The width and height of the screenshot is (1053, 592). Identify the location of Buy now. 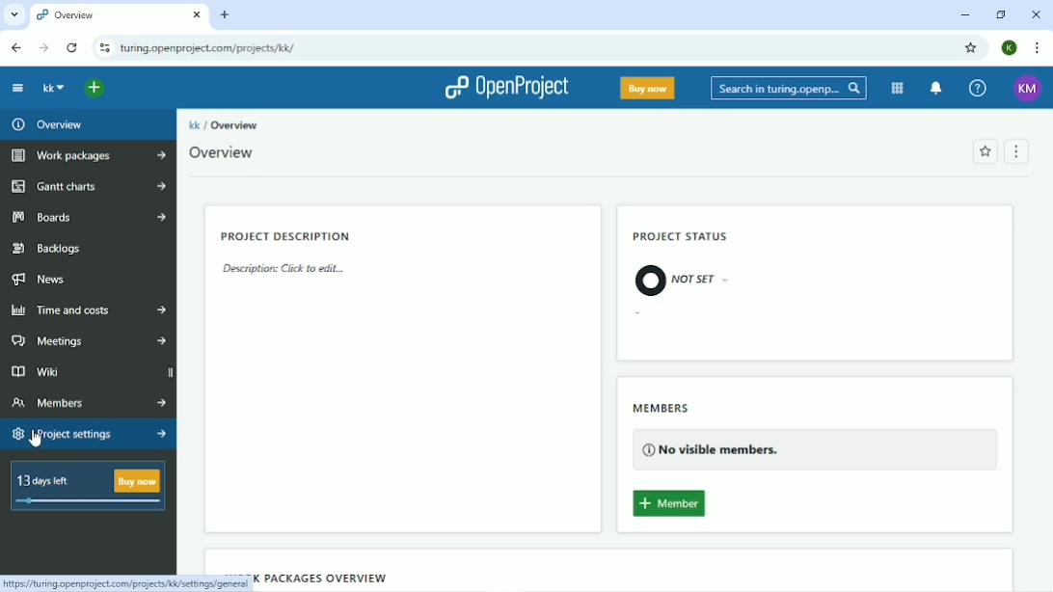
(646, 90).